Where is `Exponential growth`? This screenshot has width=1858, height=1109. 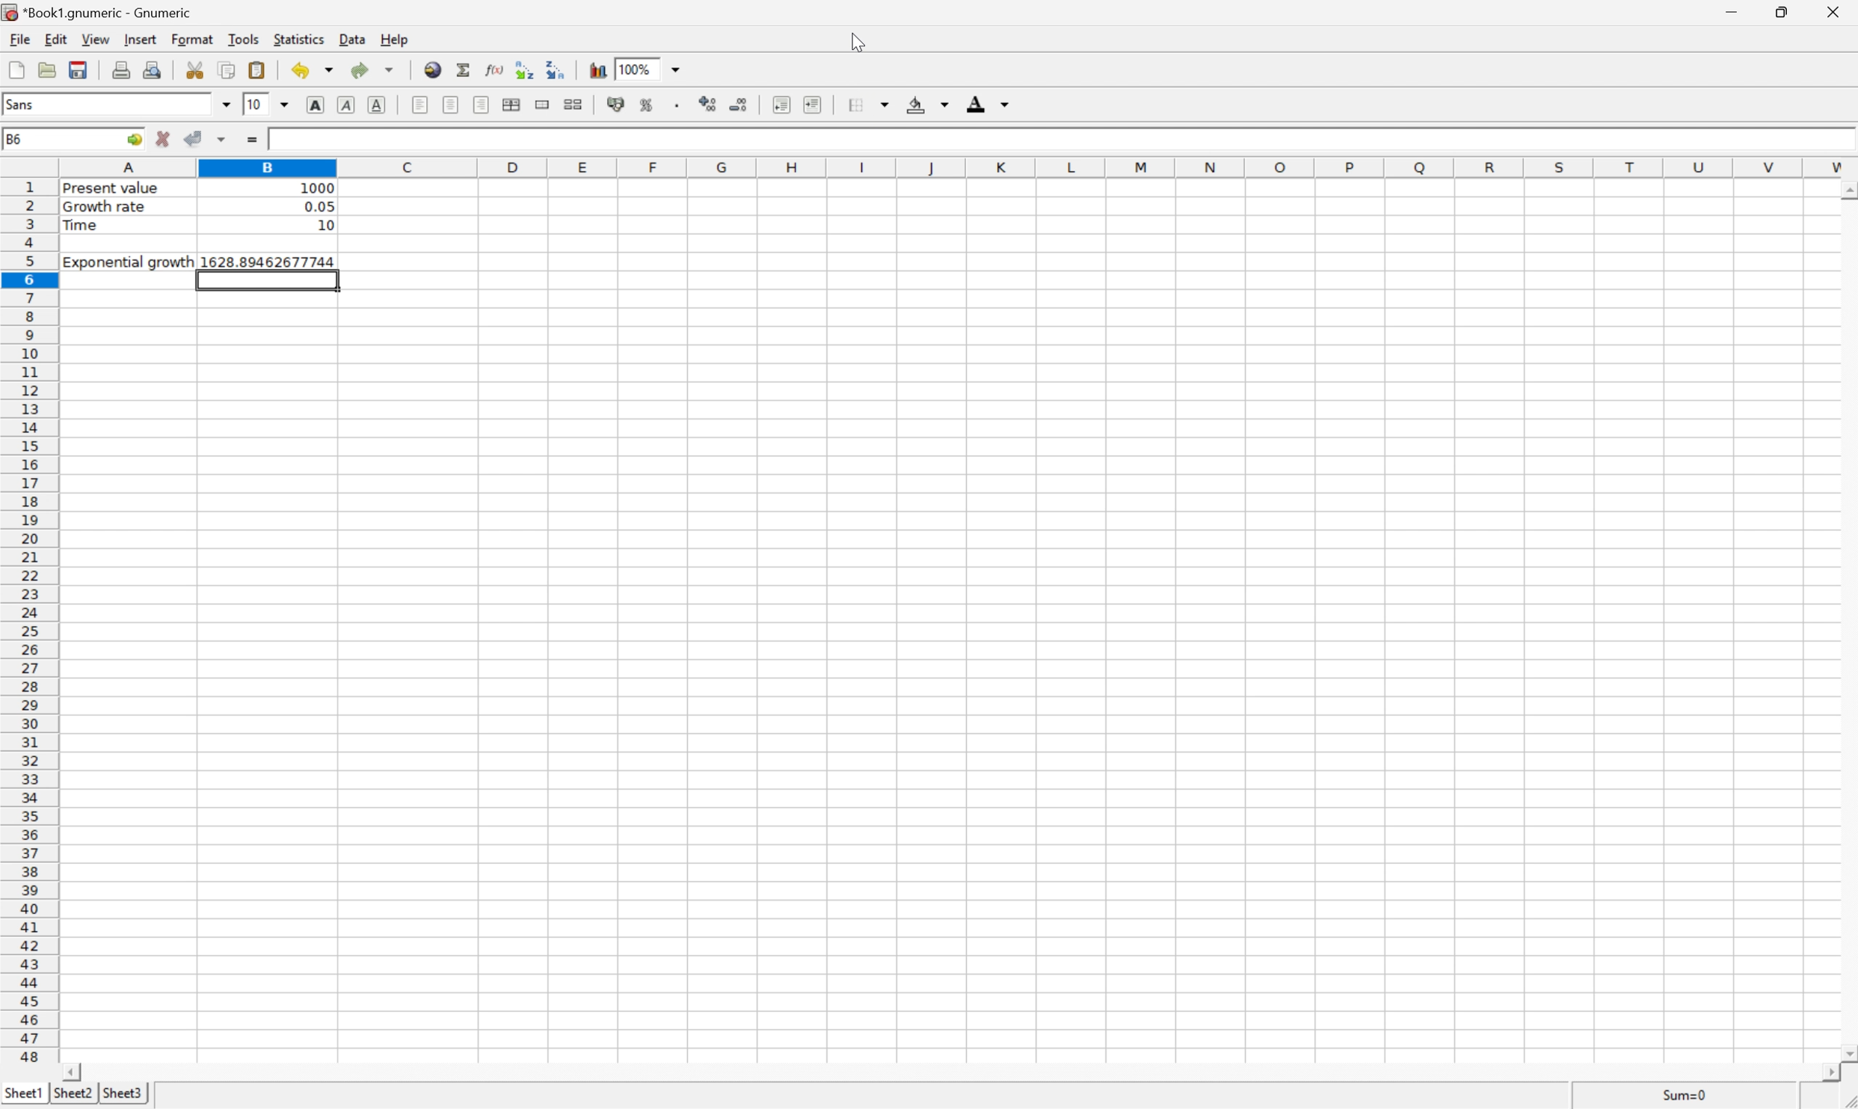
Exponential growth is located at coordinates (132, 262).